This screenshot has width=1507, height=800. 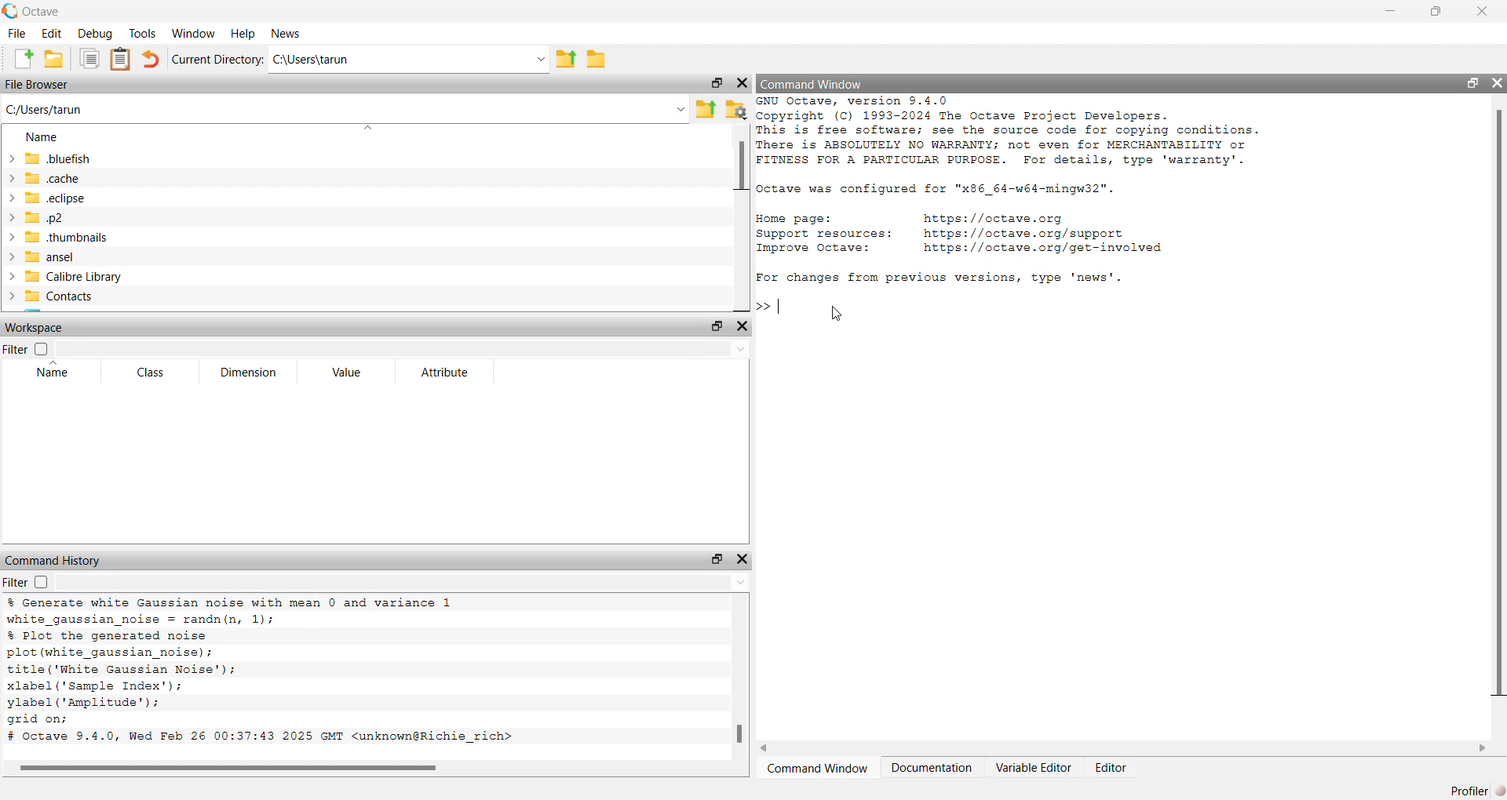 What do you see at coordinates (1476, 85) in the screenshot?
I see `restore down` at bounding box center [1476, 85].